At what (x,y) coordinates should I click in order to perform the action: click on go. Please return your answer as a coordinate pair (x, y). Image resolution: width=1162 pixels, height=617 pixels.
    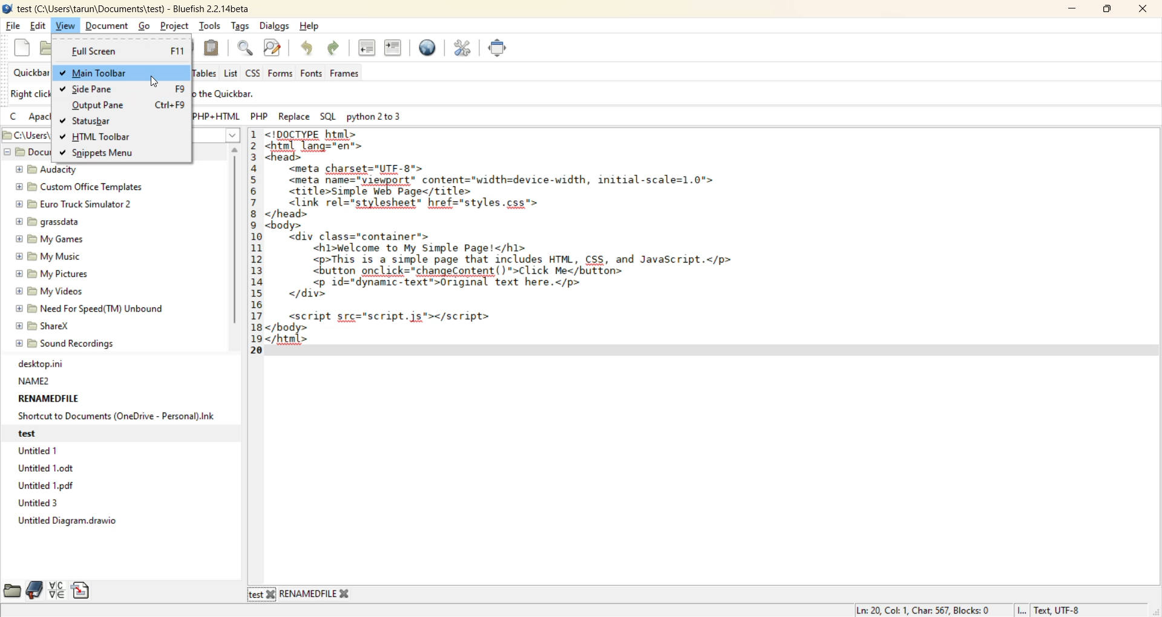
    Looking at the image, I should click on (146, 26).